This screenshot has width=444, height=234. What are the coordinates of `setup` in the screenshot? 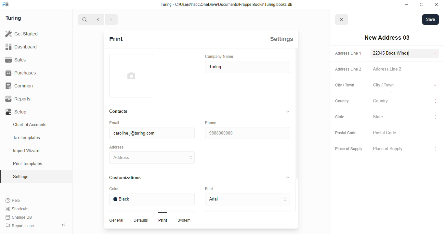 It's located at (17, 112).